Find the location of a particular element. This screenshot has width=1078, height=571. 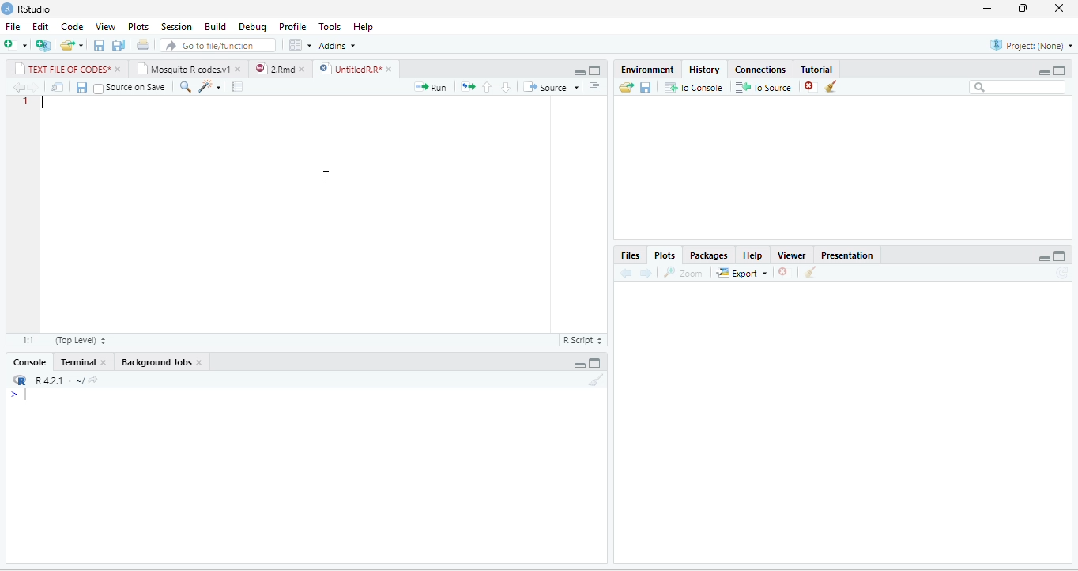

minimize is located at coordinates (1044, 72).